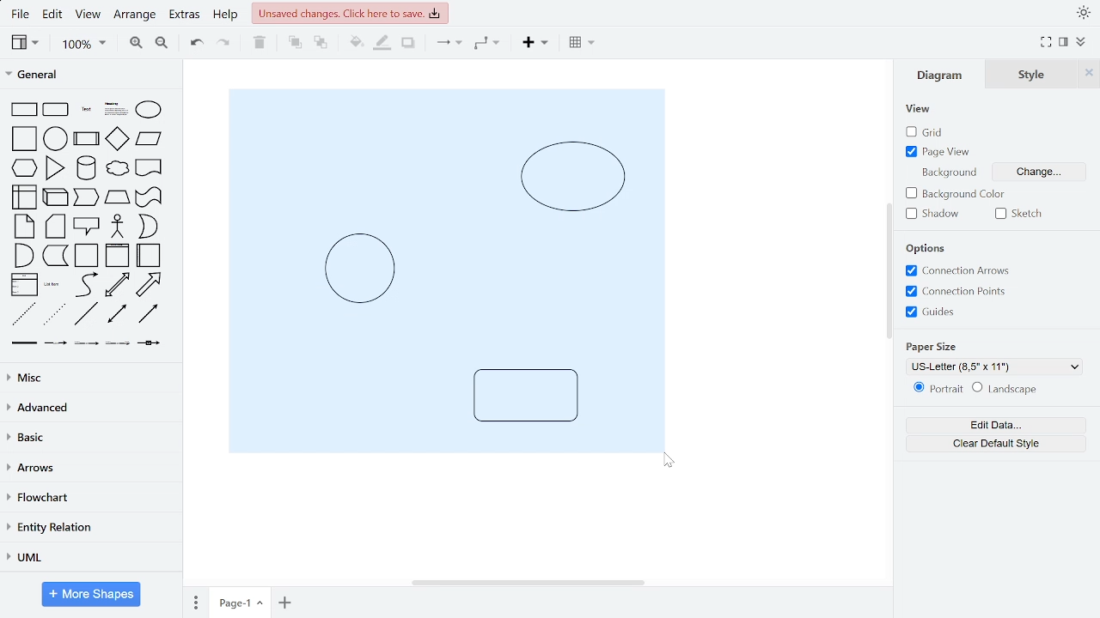 This screenshot has width=1100, height=618. I want to click on view, so click(919, 109).